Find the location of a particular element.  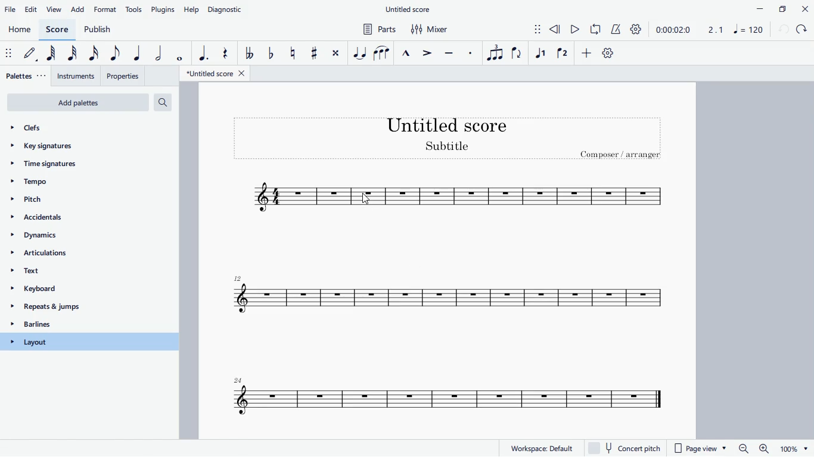

text is located at coordinates (84, 273).